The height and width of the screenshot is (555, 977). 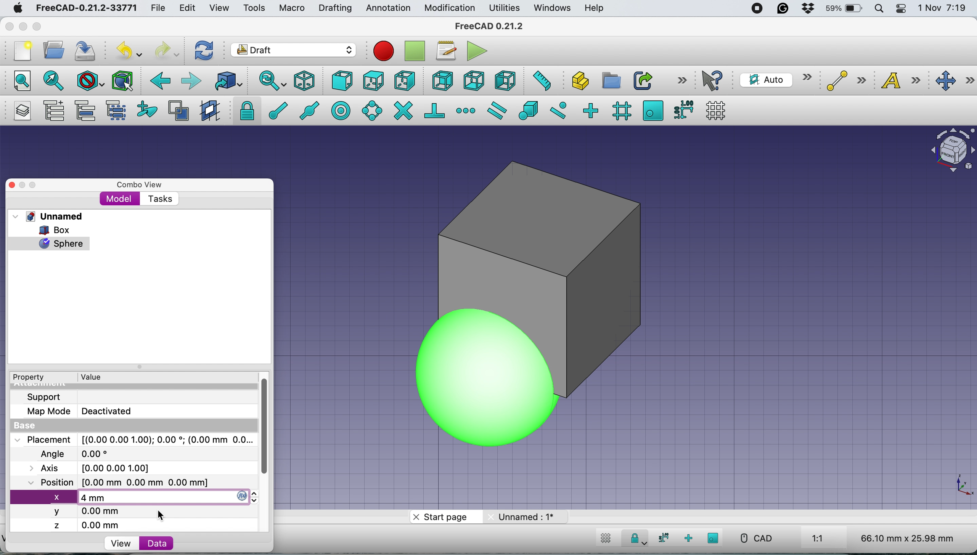 I want to click on value, so click(x=98, y=376).